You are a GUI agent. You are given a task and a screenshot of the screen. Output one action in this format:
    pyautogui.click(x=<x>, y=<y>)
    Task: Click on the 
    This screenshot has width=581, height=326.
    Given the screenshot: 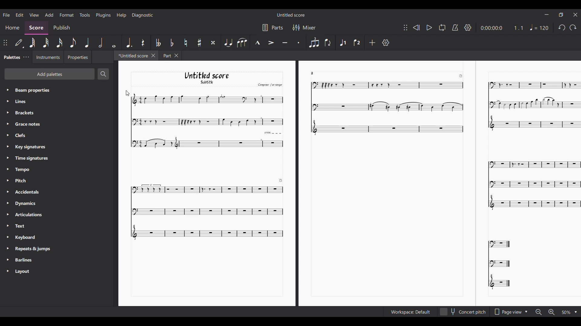 What is the action you would take?
    pyautogui.click(x=7, y=226)
    